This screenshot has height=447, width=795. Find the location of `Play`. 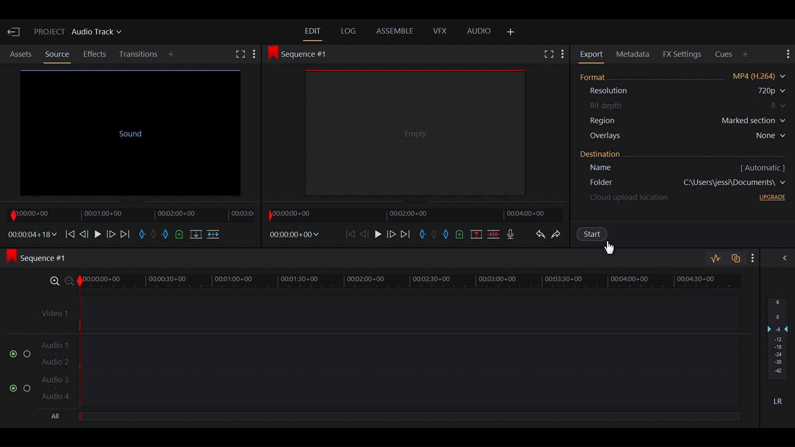

Play is located at coordinates (378, 234).